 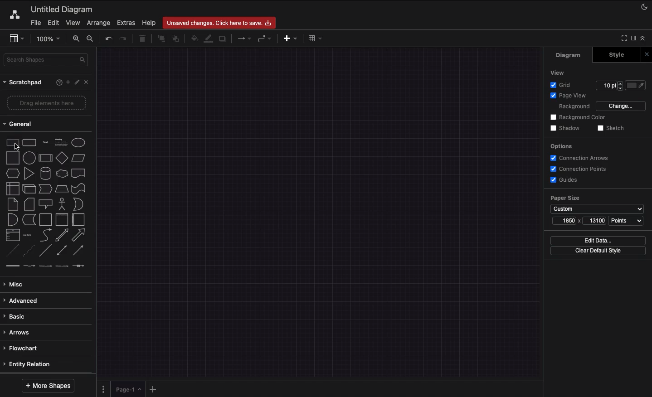 I want to click on Guides, so click(x=568, y=181).